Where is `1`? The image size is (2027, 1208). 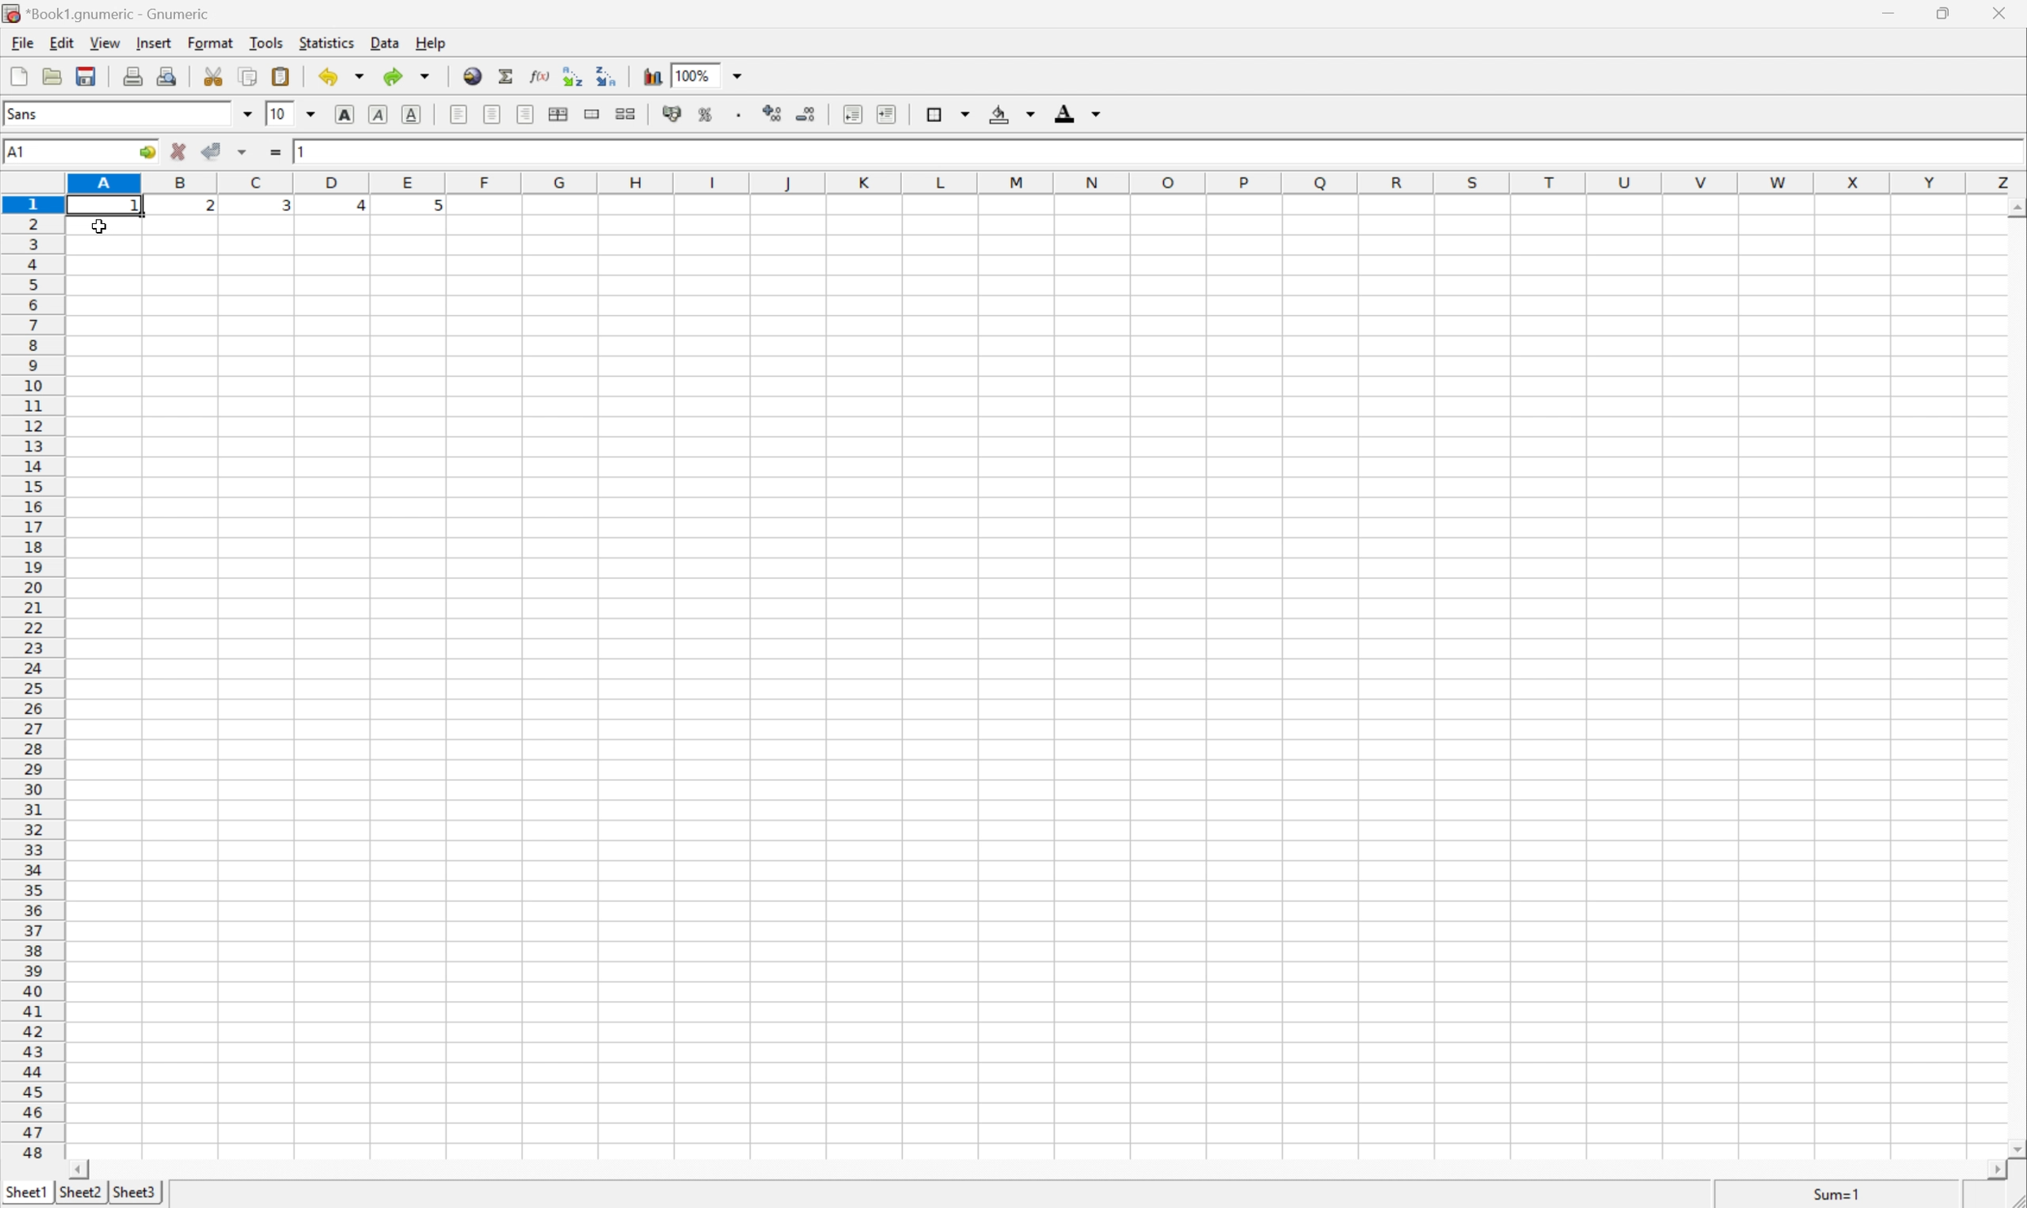
1 is located at coordinates (311, 153).